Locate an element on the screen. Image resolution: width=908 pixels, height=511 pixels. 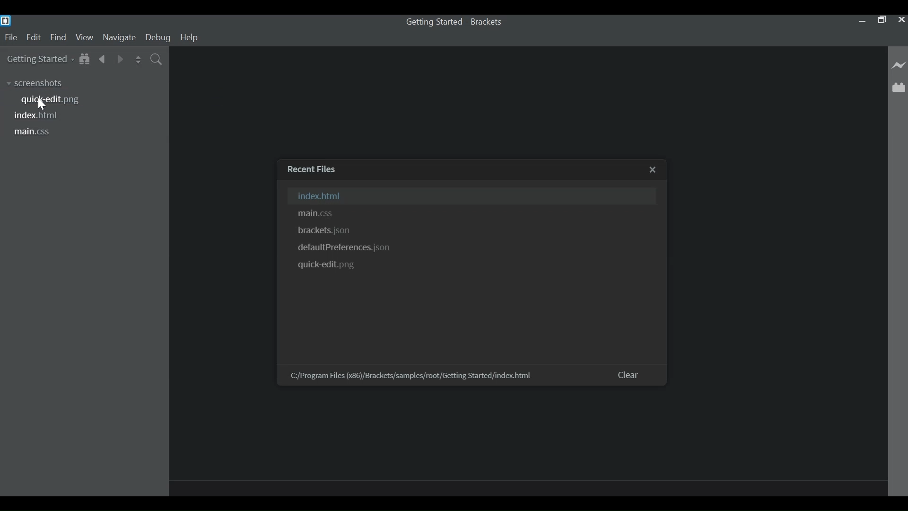
Restore is located at coordinates (880, 19).